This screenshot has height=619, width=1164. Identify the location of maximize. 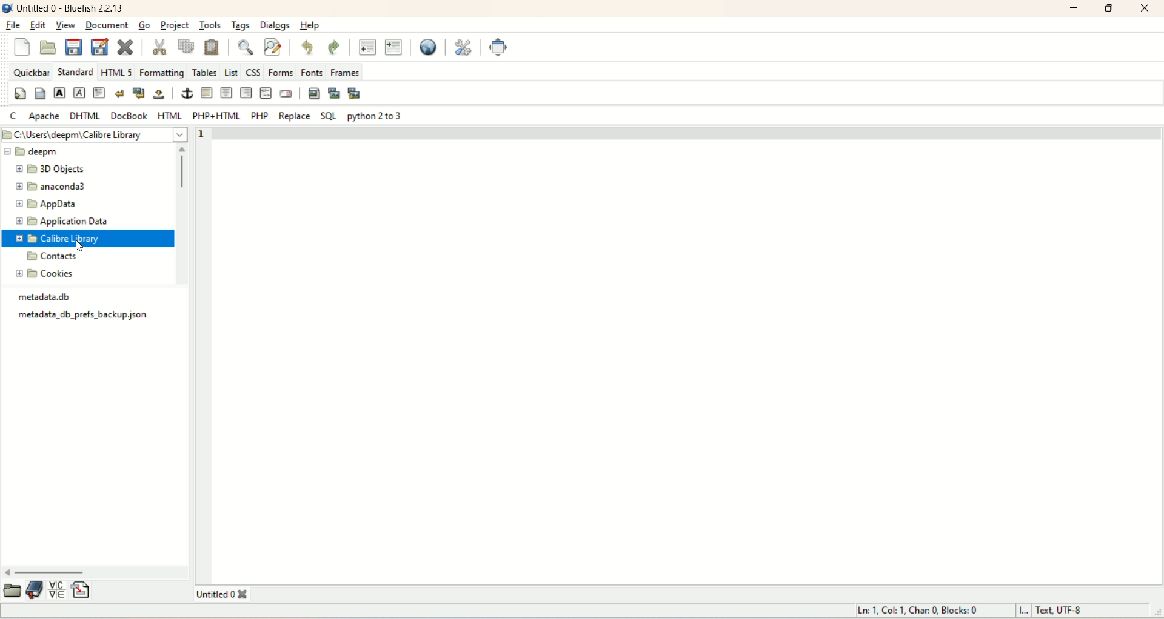
(1110, 9).